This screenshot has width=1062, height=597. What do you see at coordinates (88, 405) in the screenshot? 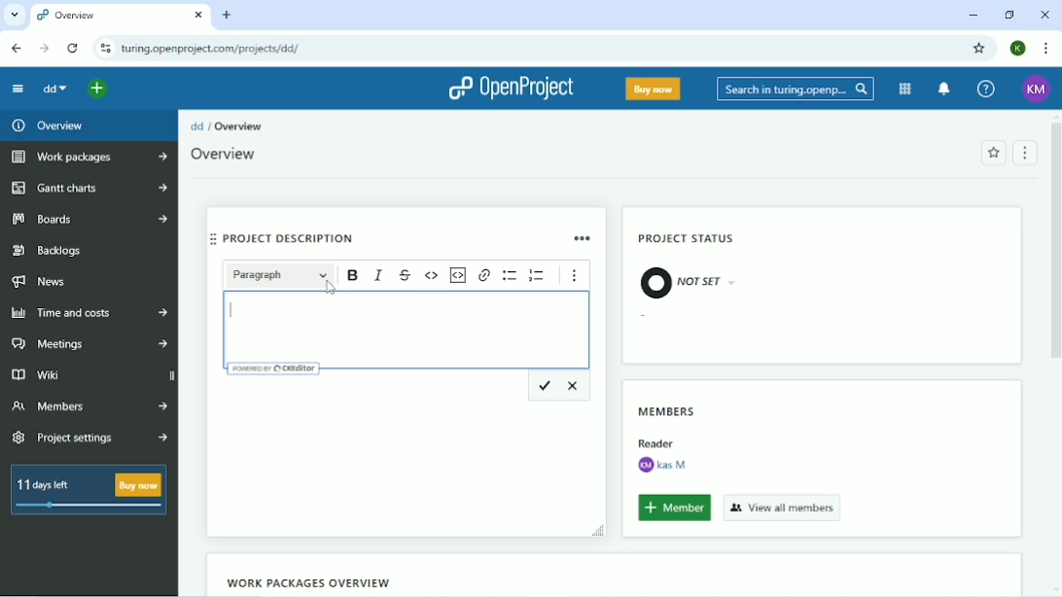
I see `Members` at bounding box center [88, 405].